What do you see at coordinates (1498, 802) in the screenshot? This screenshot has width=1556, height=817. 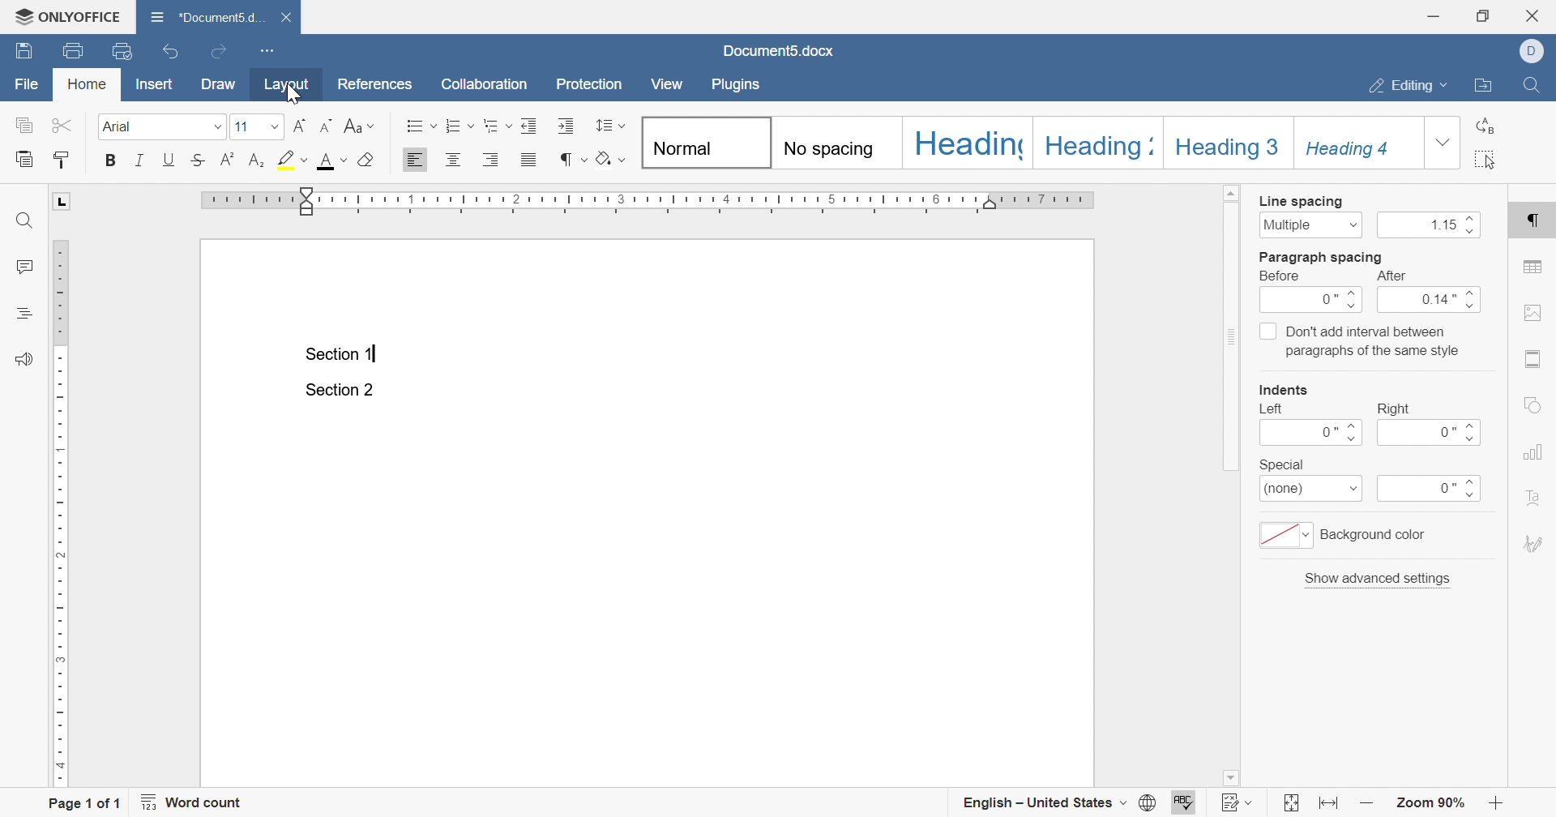 I see `zoom out` at bounding box center [1498, 802].